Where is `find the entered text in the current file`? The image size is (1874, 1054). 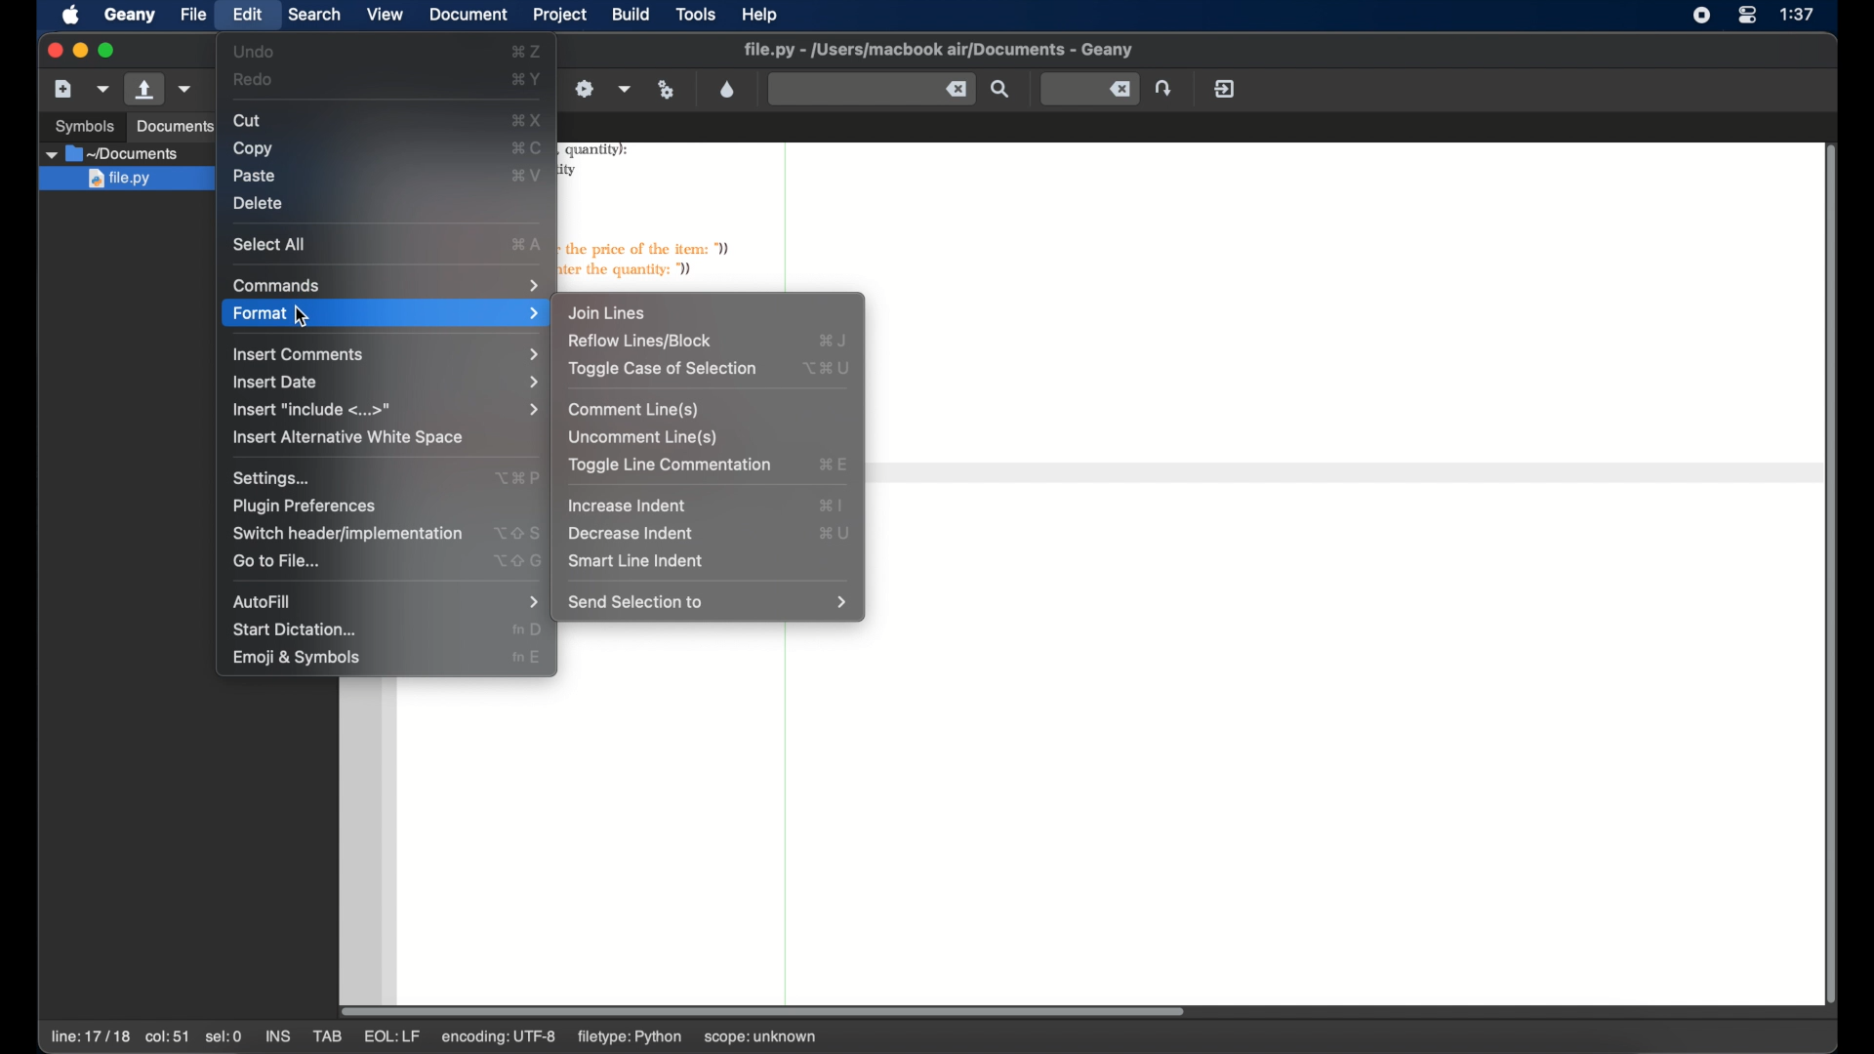 find the entered text in the current file is located at coordinates (871, 90).